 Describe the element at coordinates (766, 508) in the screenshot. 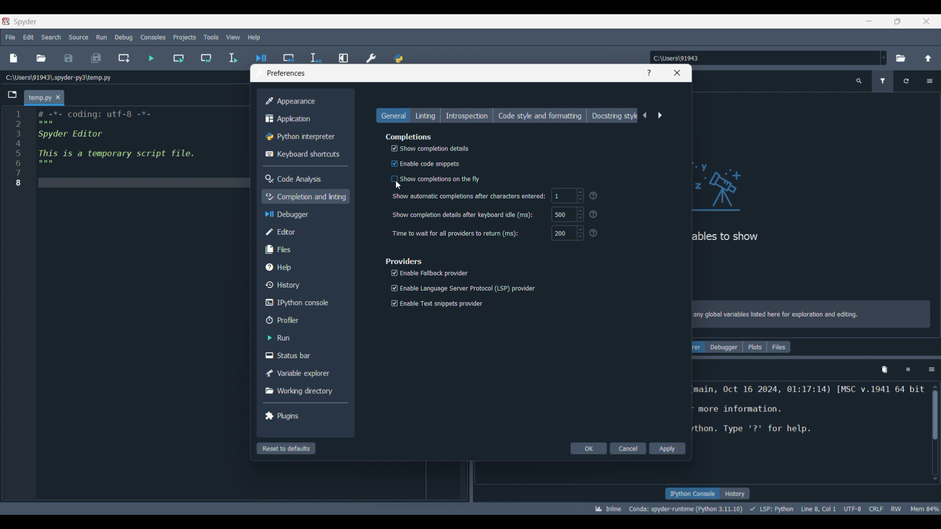

I see `Details of current code` at that location.